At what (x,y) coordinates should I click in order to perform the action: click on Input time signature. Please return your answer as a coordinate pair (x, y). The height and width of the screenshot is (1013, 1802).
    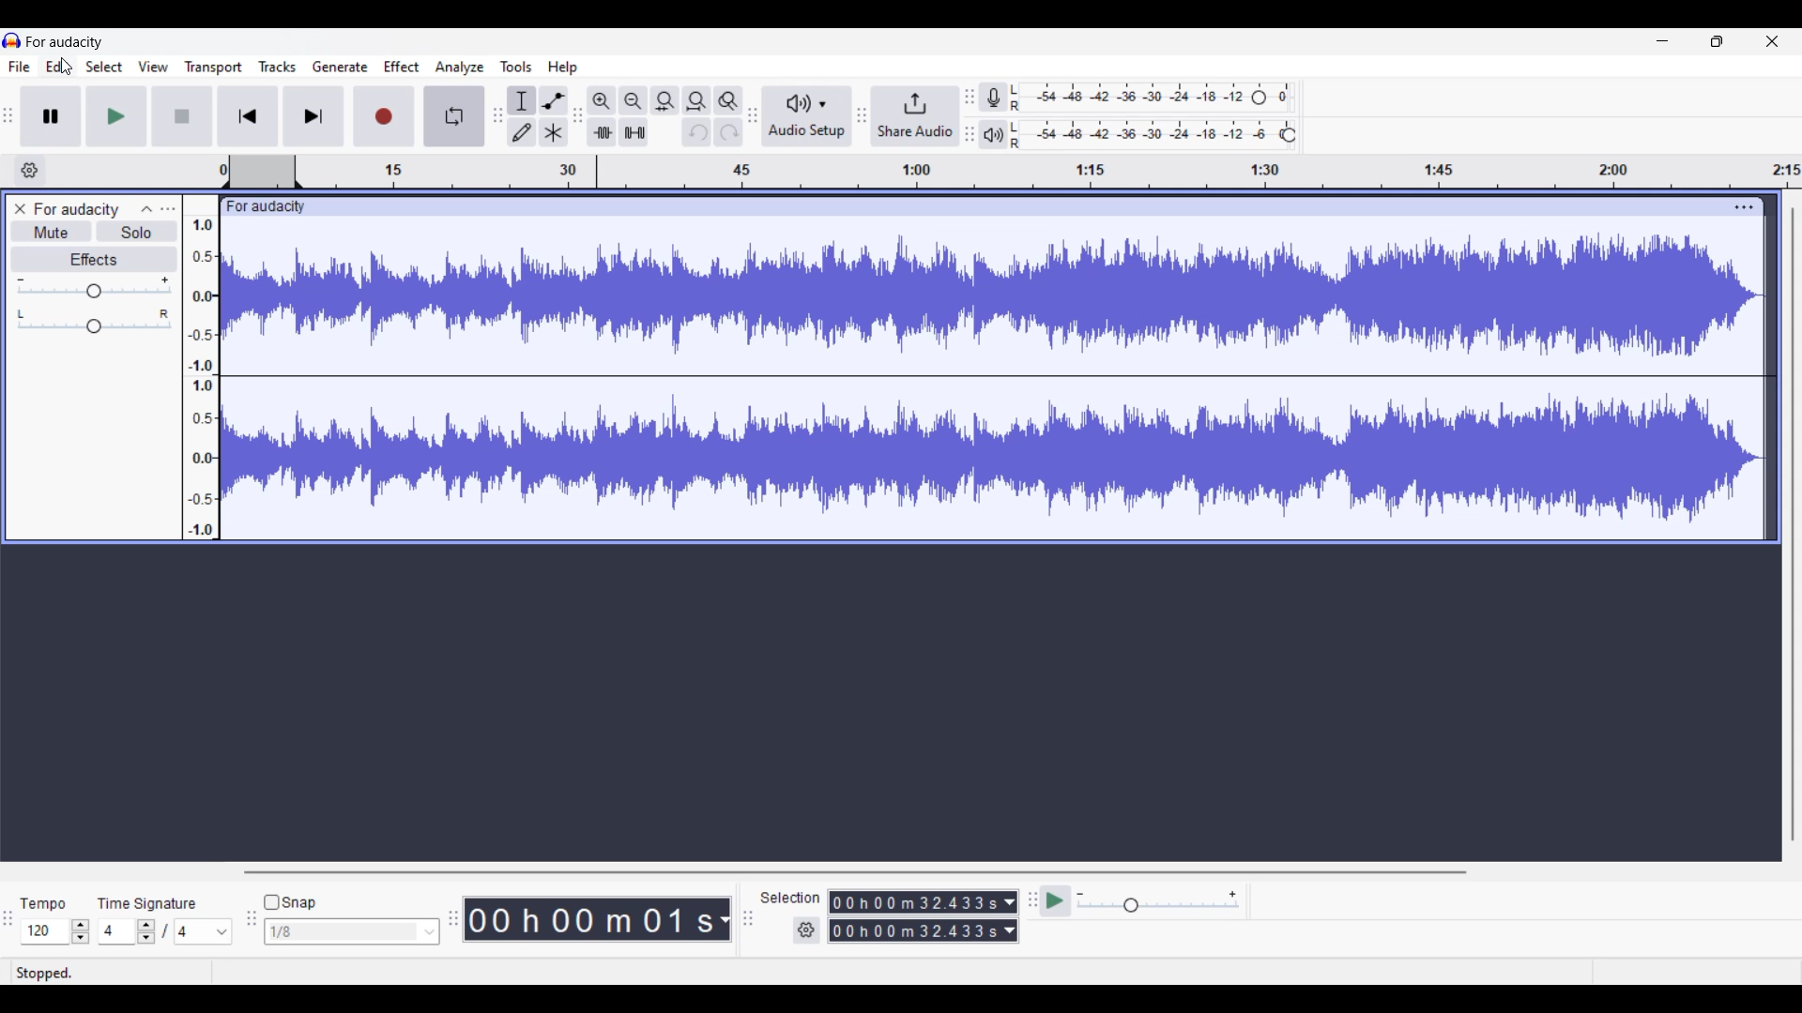
    Looking at the image, I should click on (116, 931).